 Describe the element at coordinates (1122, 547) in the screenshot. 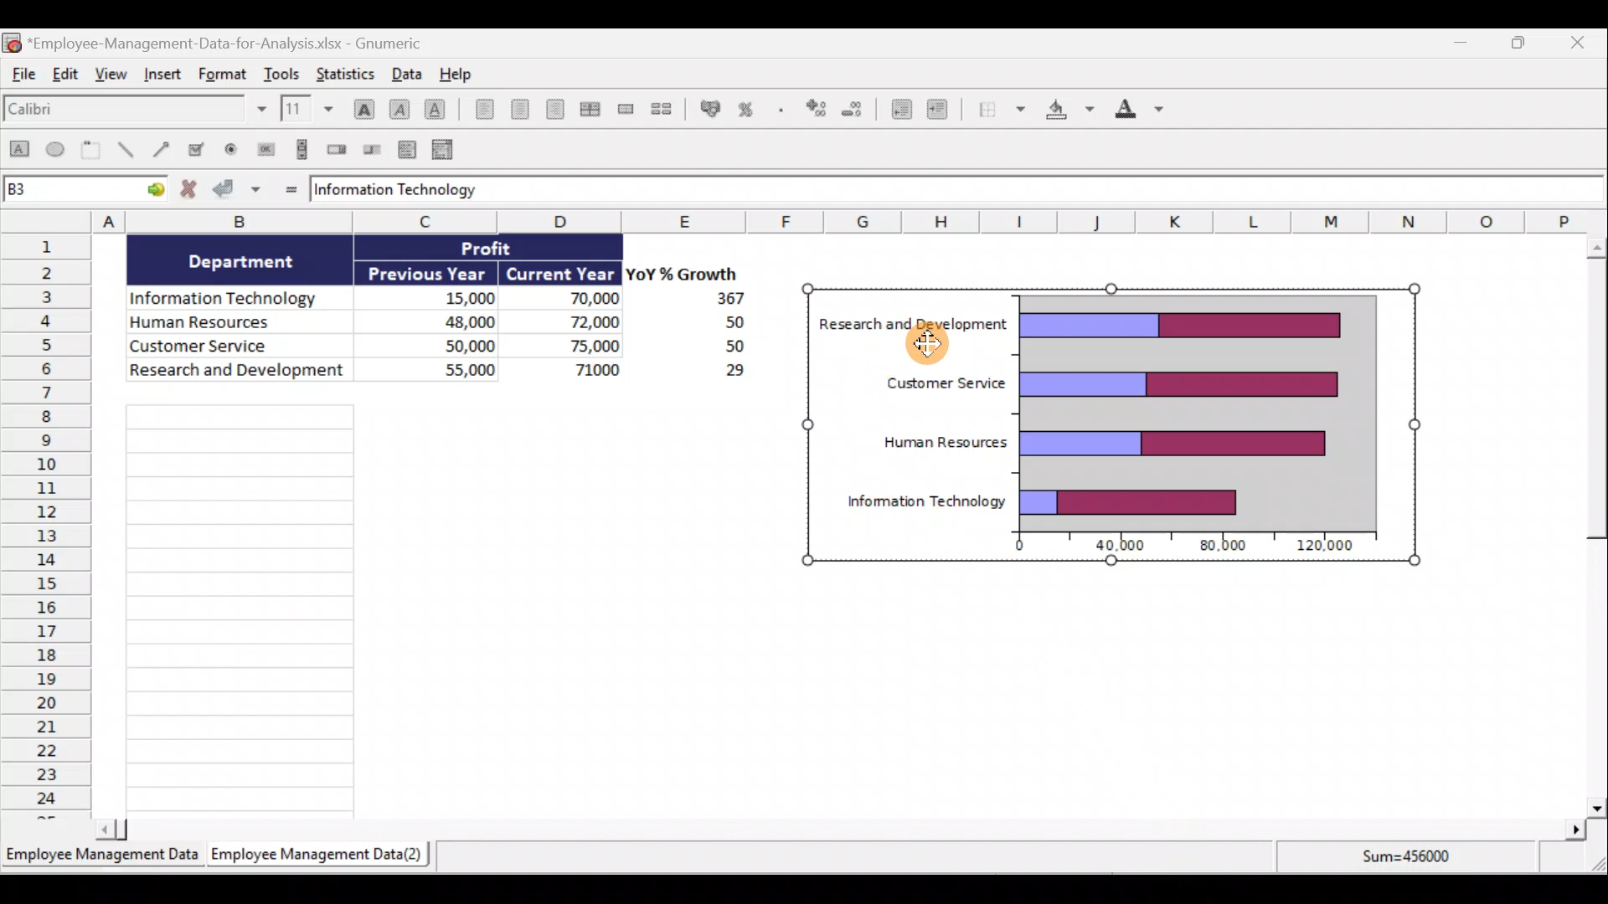

I see `40.000` at that location.